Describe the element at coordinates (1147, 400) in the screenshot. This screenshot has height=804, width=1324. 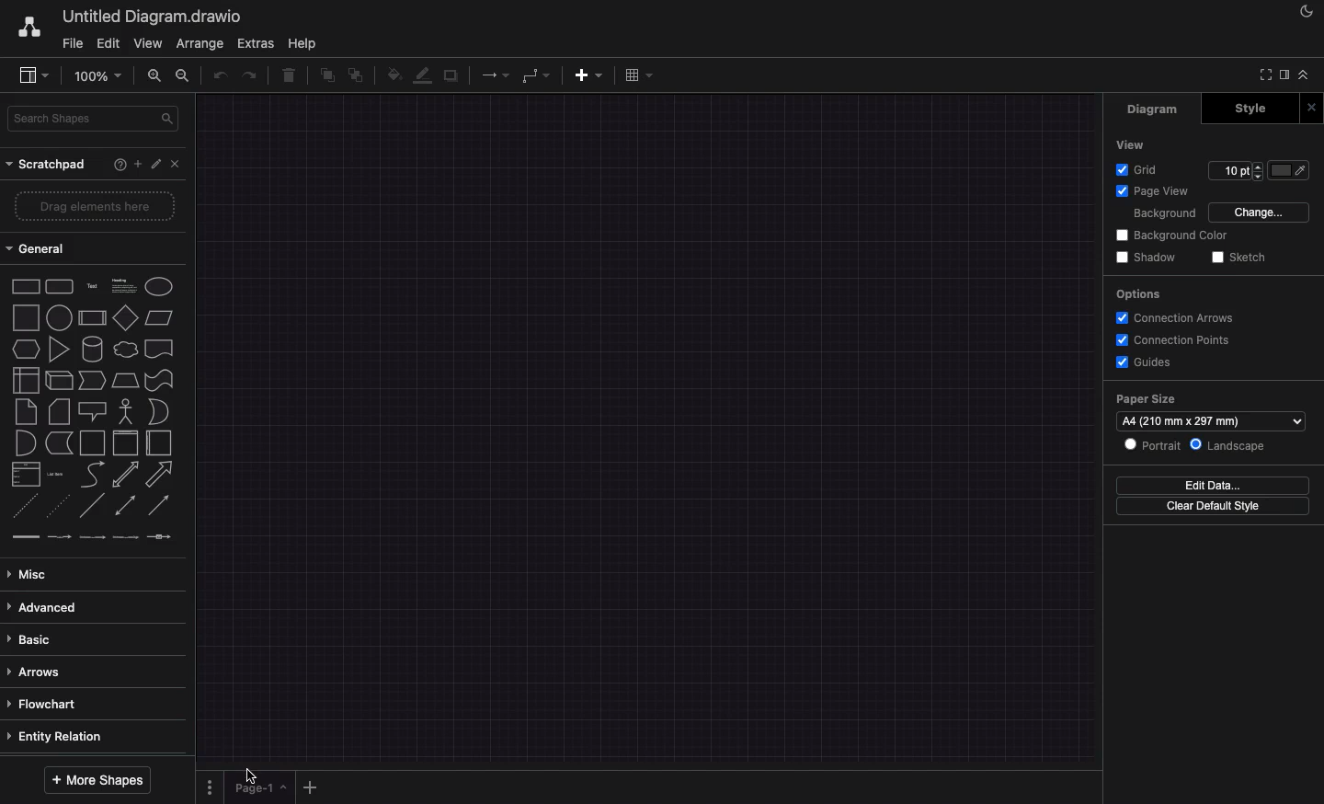
I see `paper size` at that location.